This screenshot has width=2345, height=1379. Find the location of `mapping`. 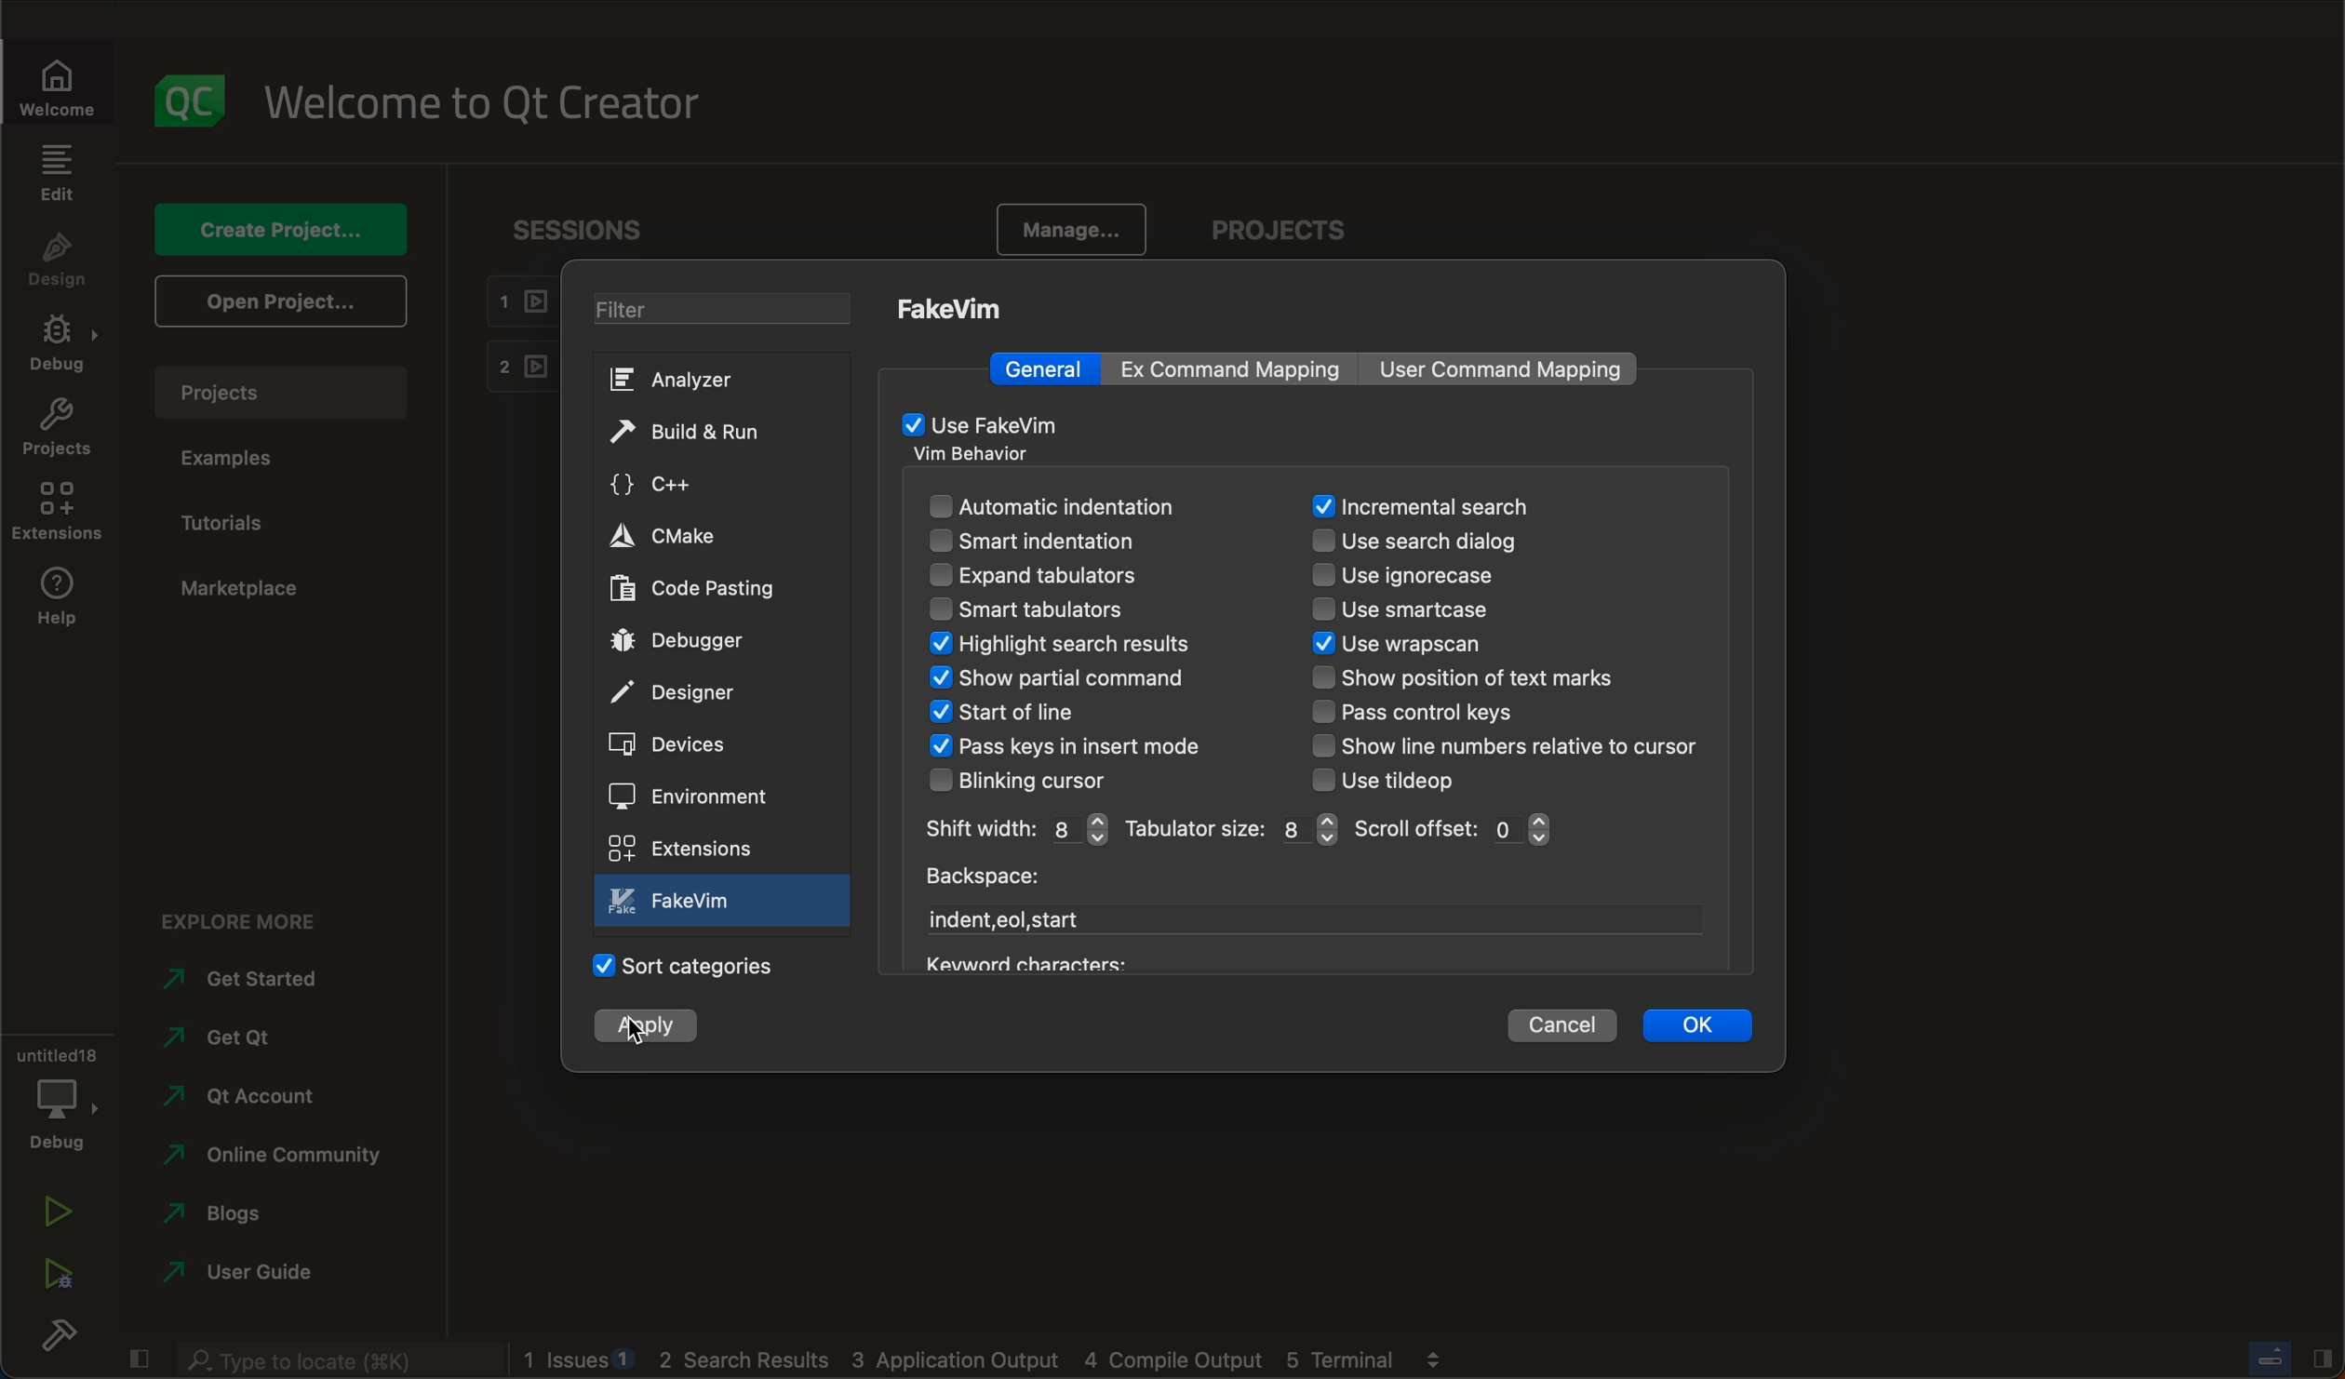

mapping is located at coordinates (1243, 368).